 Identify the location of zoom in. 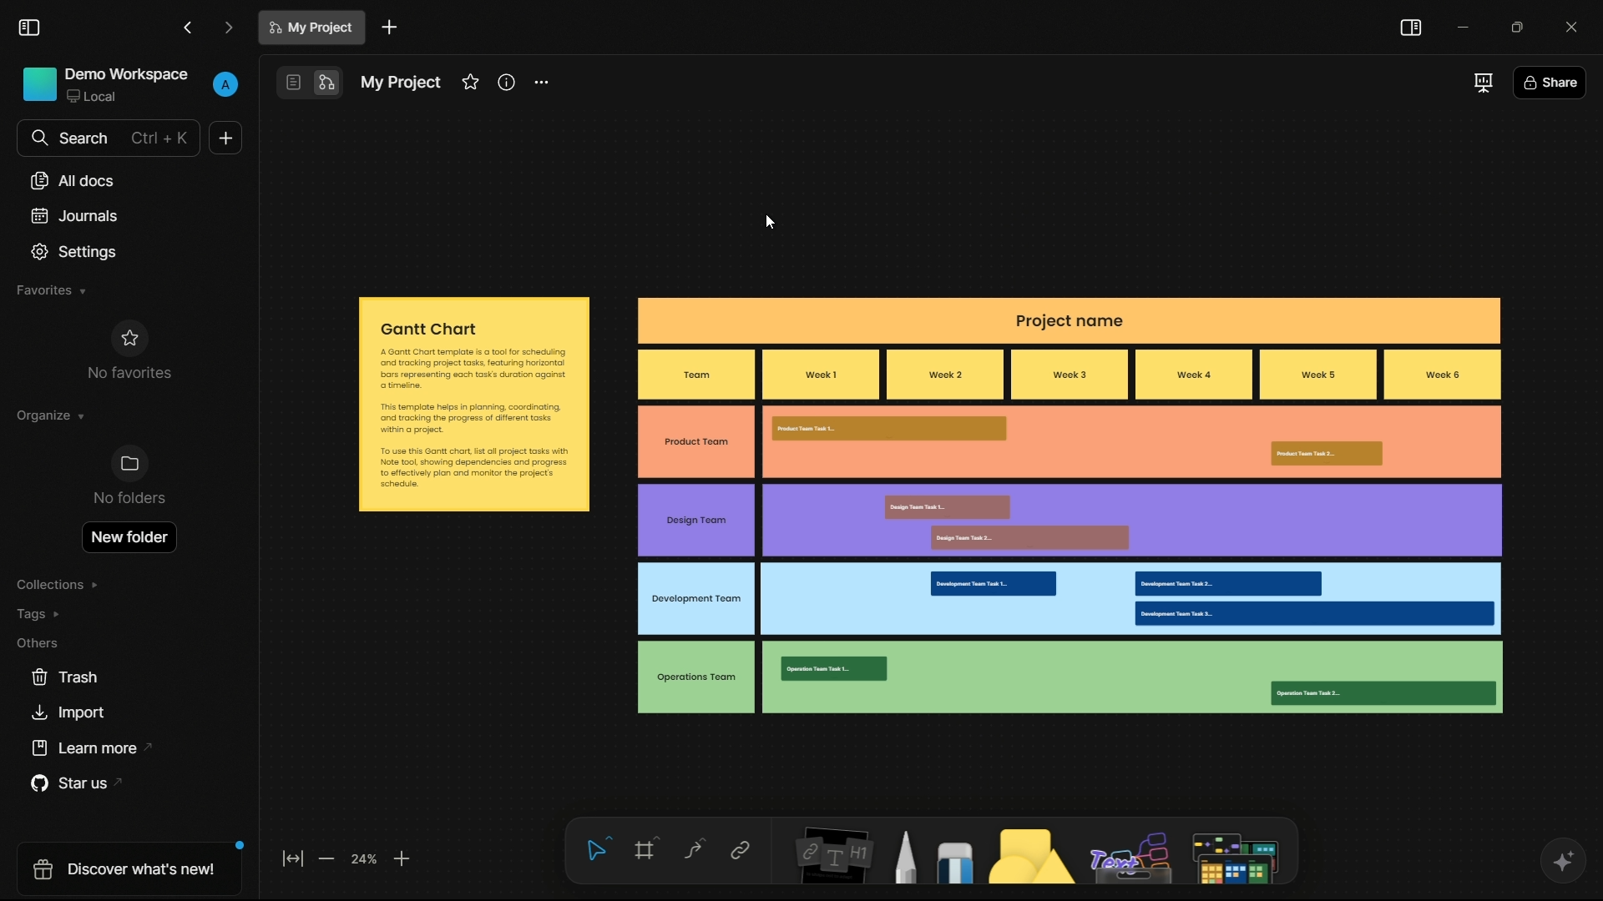
(402, 860).